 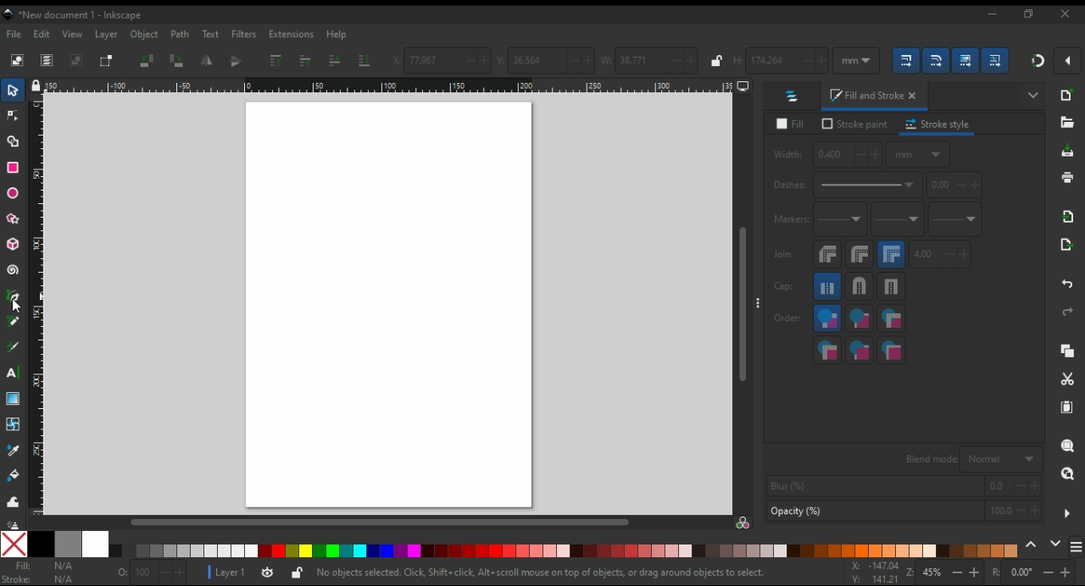 I want to click on black, so click(x=40, y=544).